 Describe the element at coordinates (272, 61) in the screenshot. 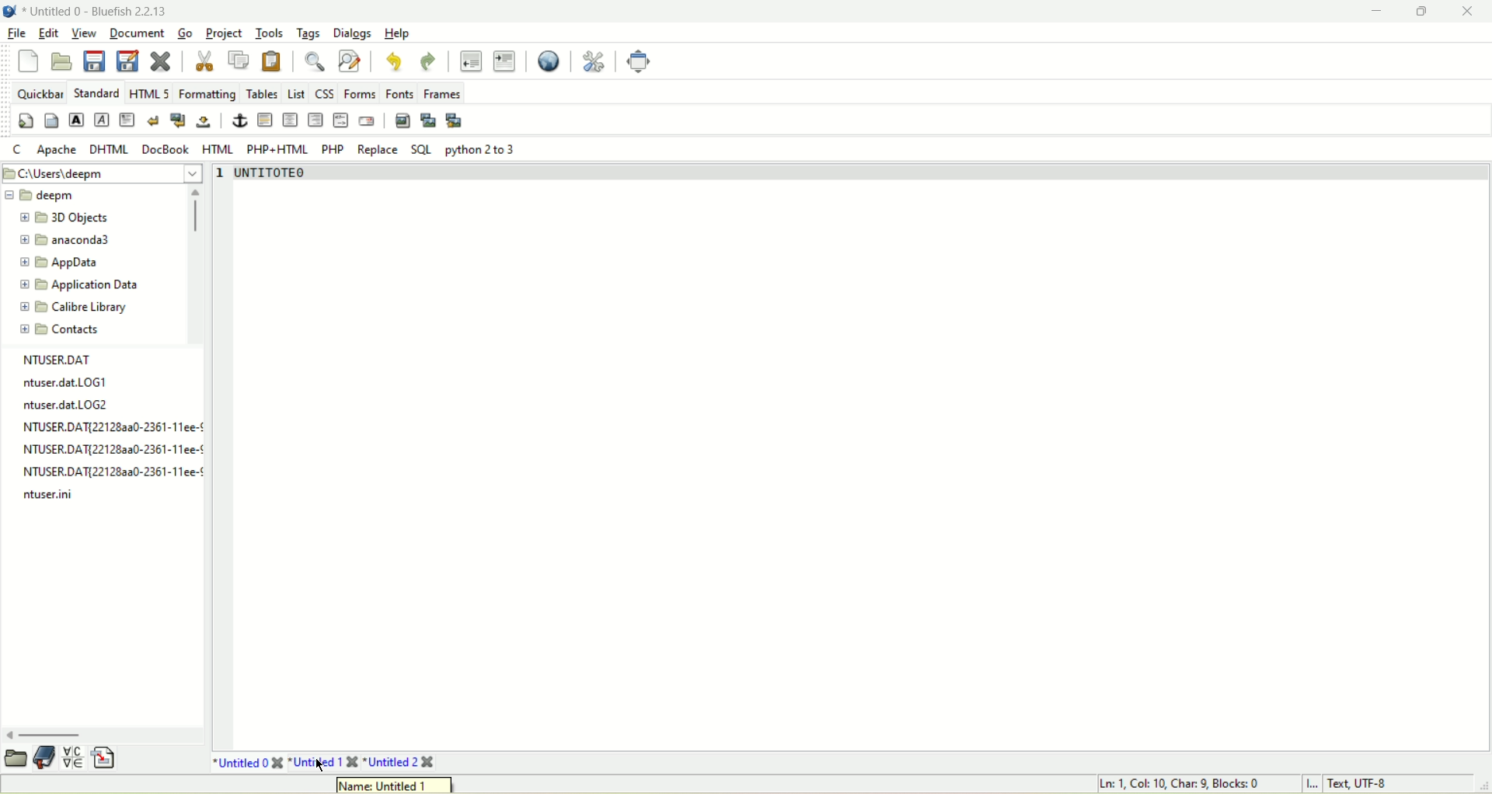

I see `paste` at that location.